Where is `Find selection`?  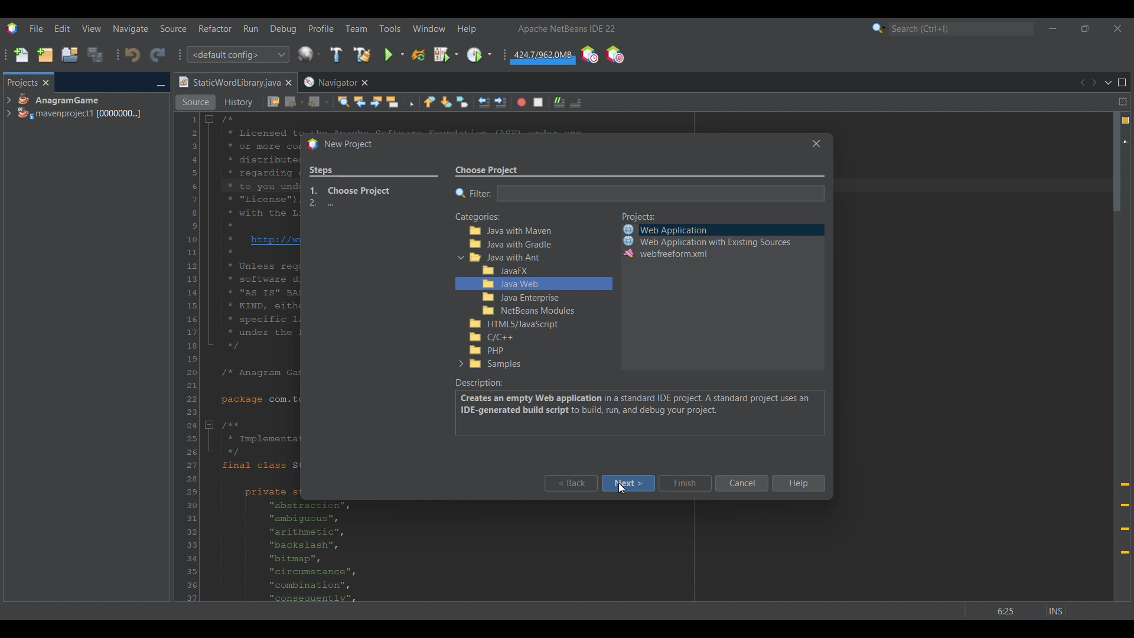 Find selection is located at coordinates (343, 102).